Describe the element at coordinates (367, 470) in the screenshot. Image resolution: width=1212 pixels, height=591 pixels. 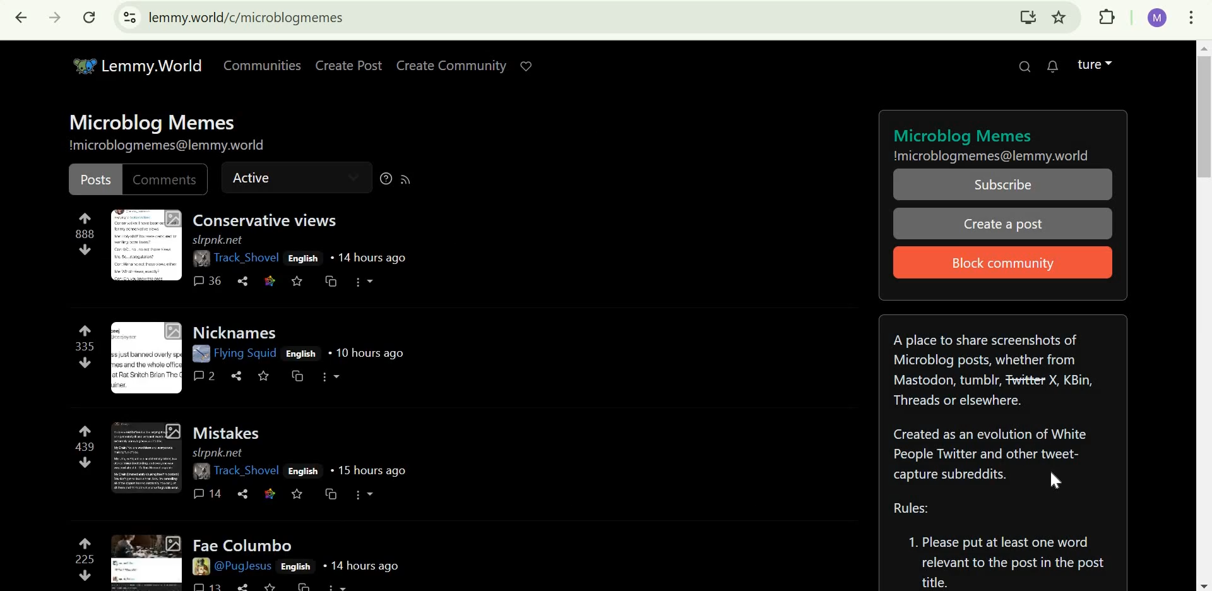
I see `15 hours ago` at that location.